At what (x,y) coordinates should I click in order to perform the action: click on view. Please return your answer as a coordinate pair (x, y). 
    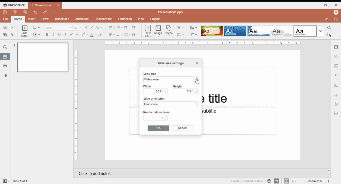
    Looking at the image, I should click on (141, 19).